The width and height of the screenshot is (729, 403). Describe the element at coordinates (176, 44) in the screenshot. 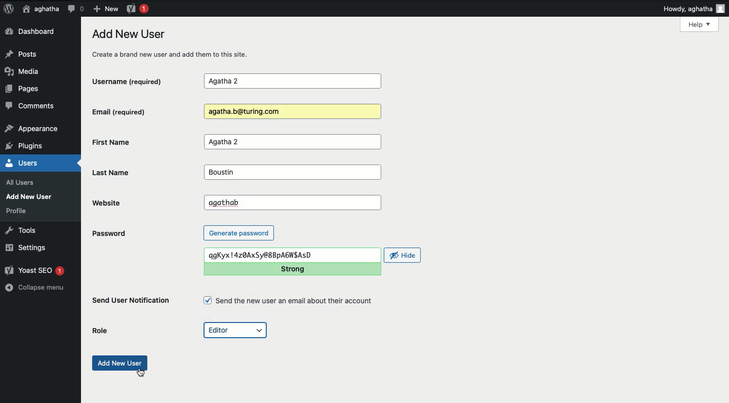

I see `Add new user create a bran new user and add them to this site.` at that location.